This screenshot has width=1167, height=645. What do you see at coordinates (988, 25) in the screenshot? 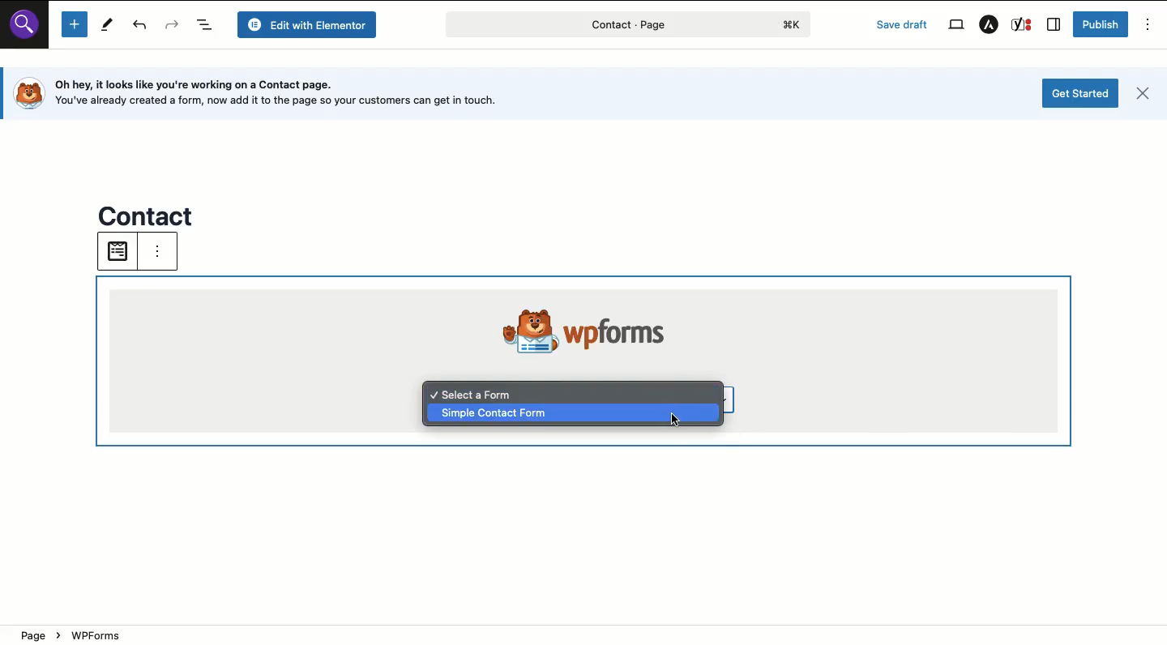
I see `Astra` at bounding box center [988, 25].